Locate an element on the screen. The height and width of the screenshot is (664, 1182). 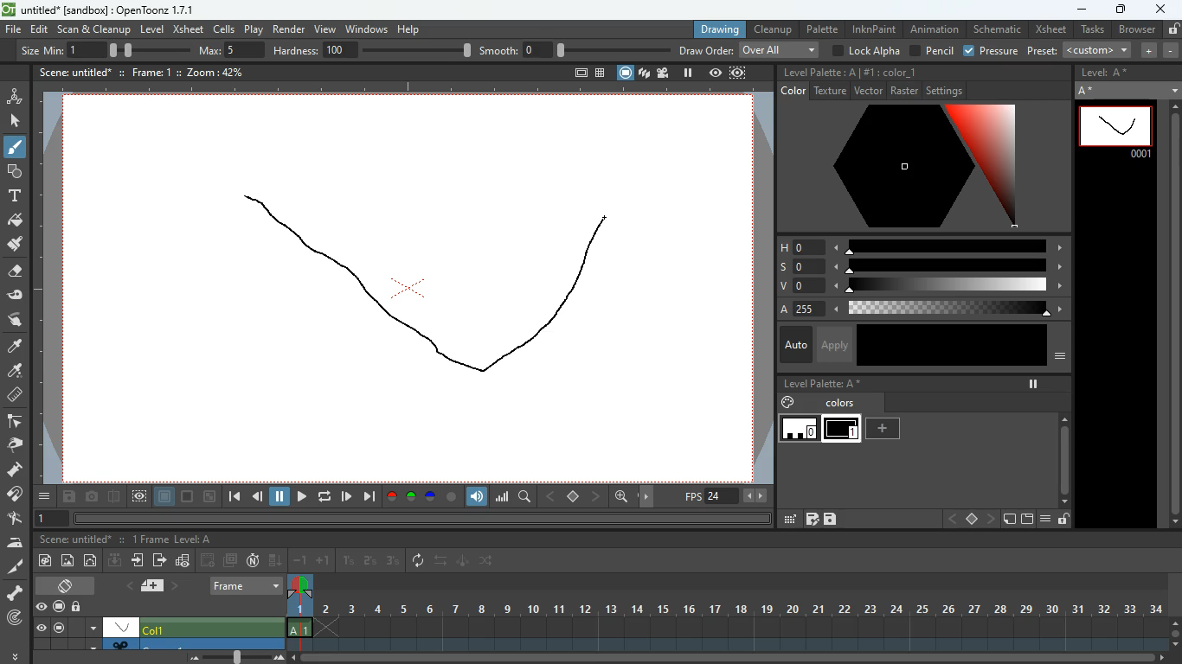
draw order is located at coordinates (749, 49).